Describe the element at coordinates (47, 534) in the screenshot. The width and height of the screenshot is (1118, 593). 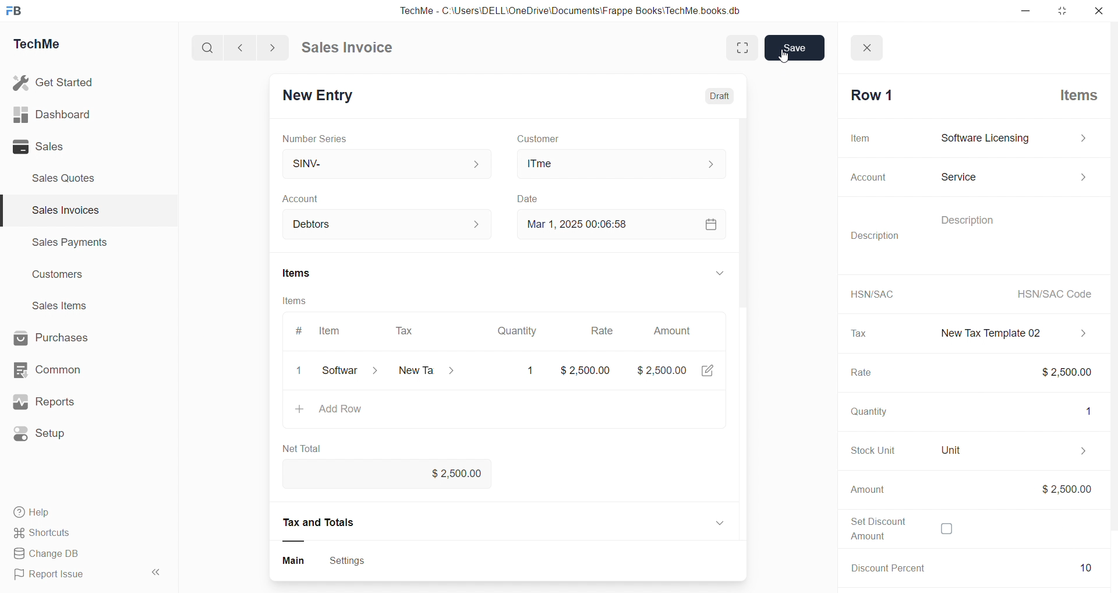
I see ` Shortcuts` at that location.